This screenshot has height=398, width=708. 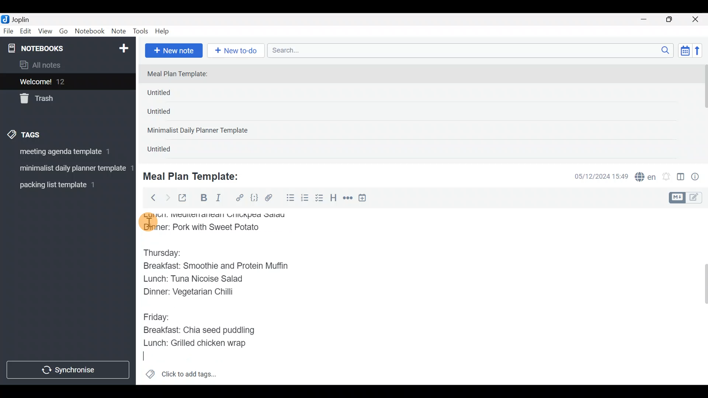 What do you see at coordinates (147, 222) in the screenshot?
I see `cursor` at bounding box center [147, 222].